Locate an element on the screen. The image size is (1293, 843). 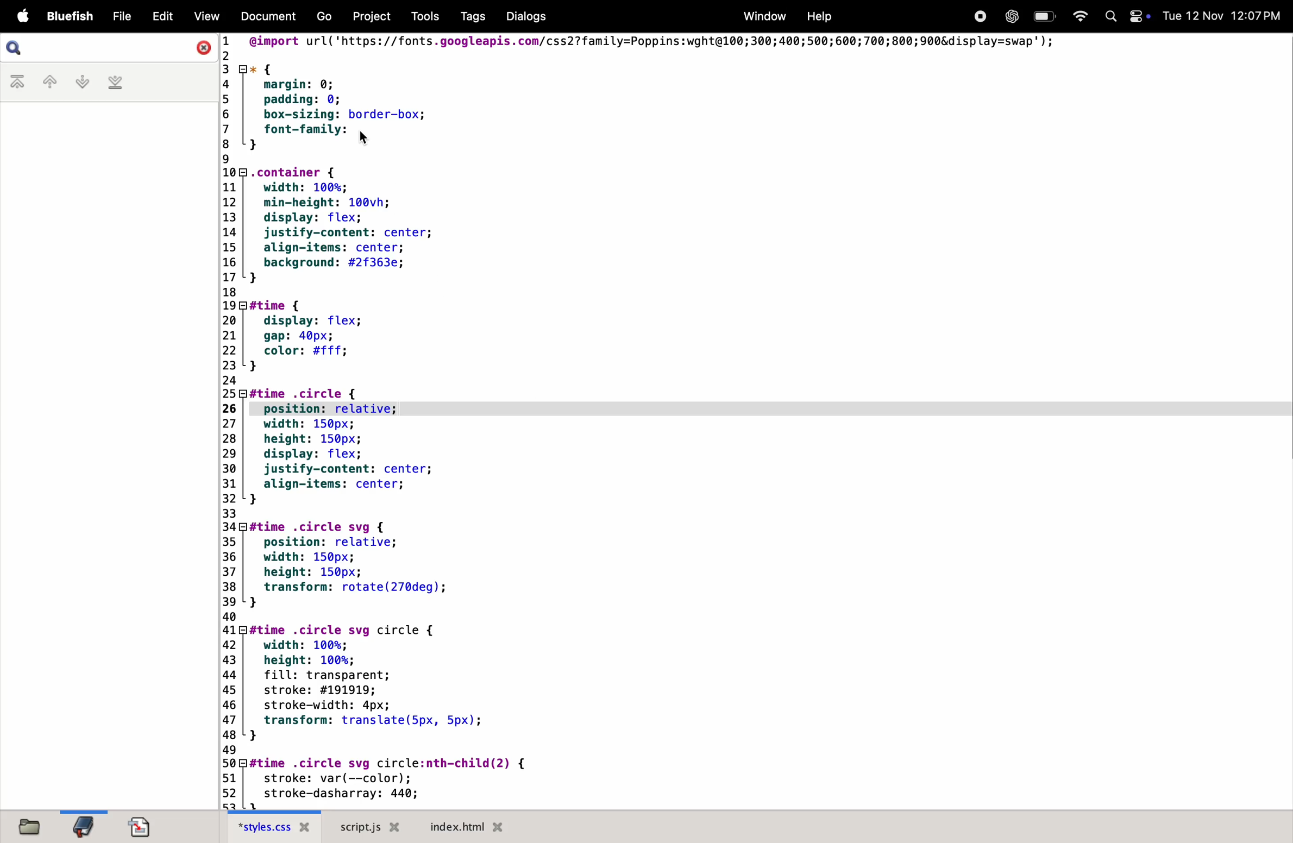
cursor is located at coordinates (365, 140).